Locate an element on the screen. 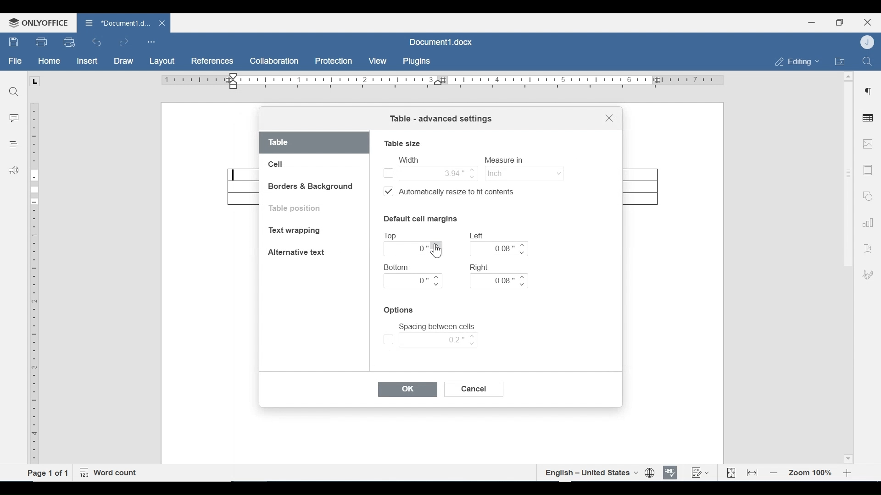 This screenshot has width=881, height=495. 0.08 is located at coordinates (498, 281).